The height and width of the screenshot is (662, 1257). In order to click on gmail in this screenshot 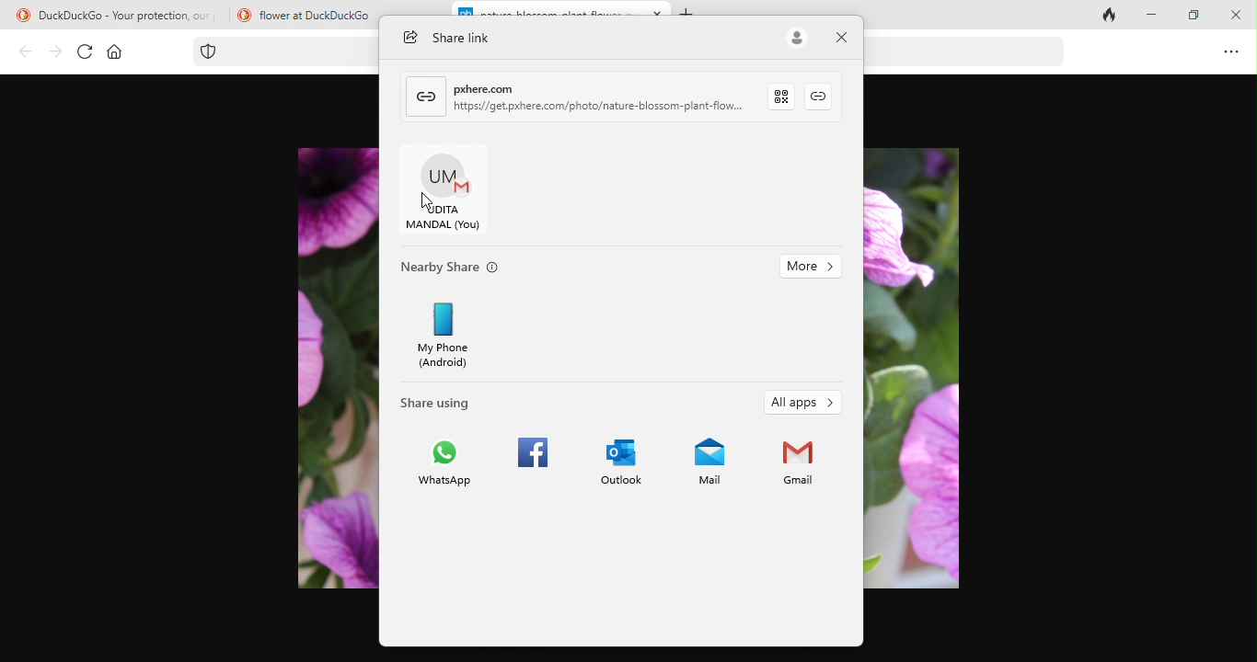, I will do `click(795, 469)`.